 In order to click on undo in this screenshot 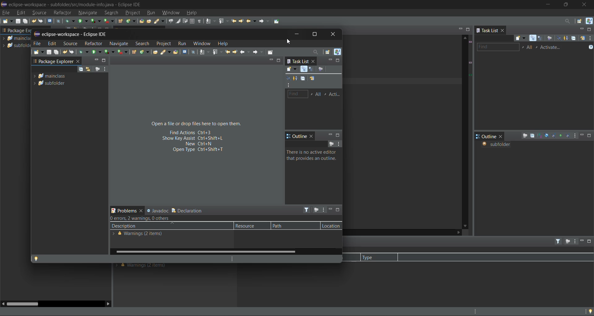, I will do `click(66, 51)`.